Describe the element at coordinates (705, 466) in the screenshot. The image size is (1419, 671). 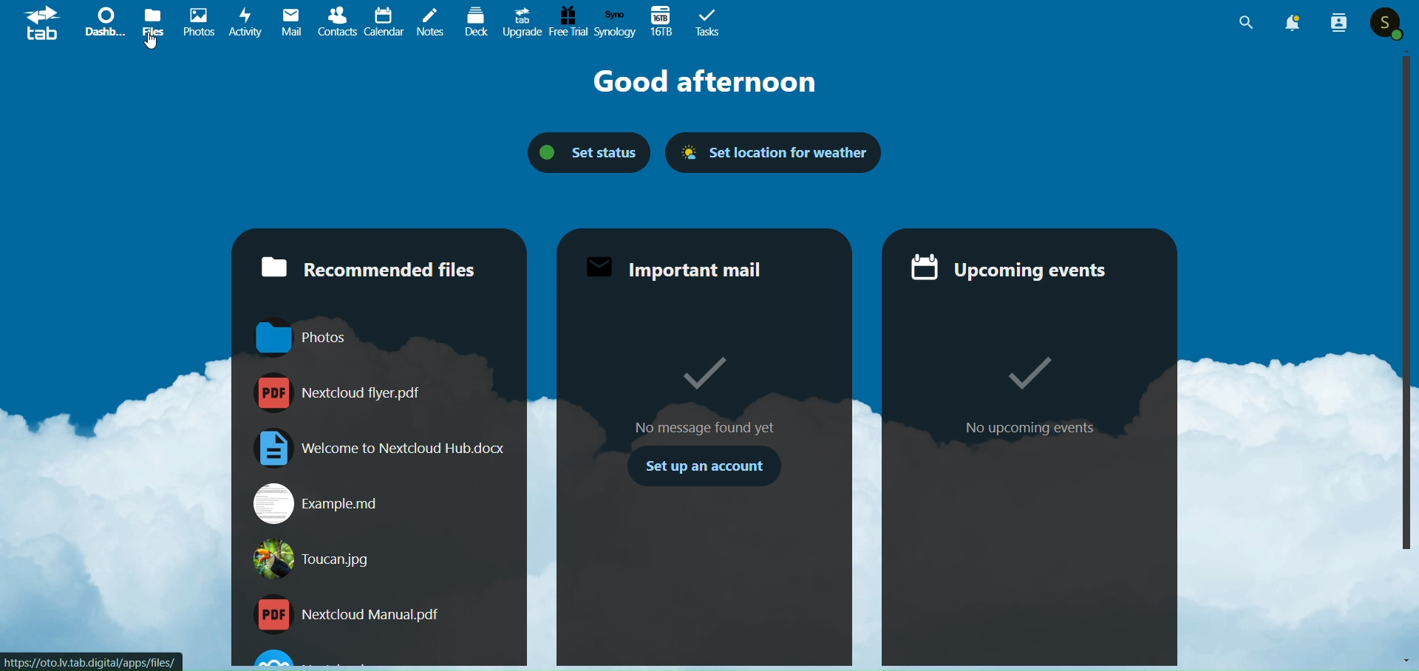
I see `set up an account` at that location.